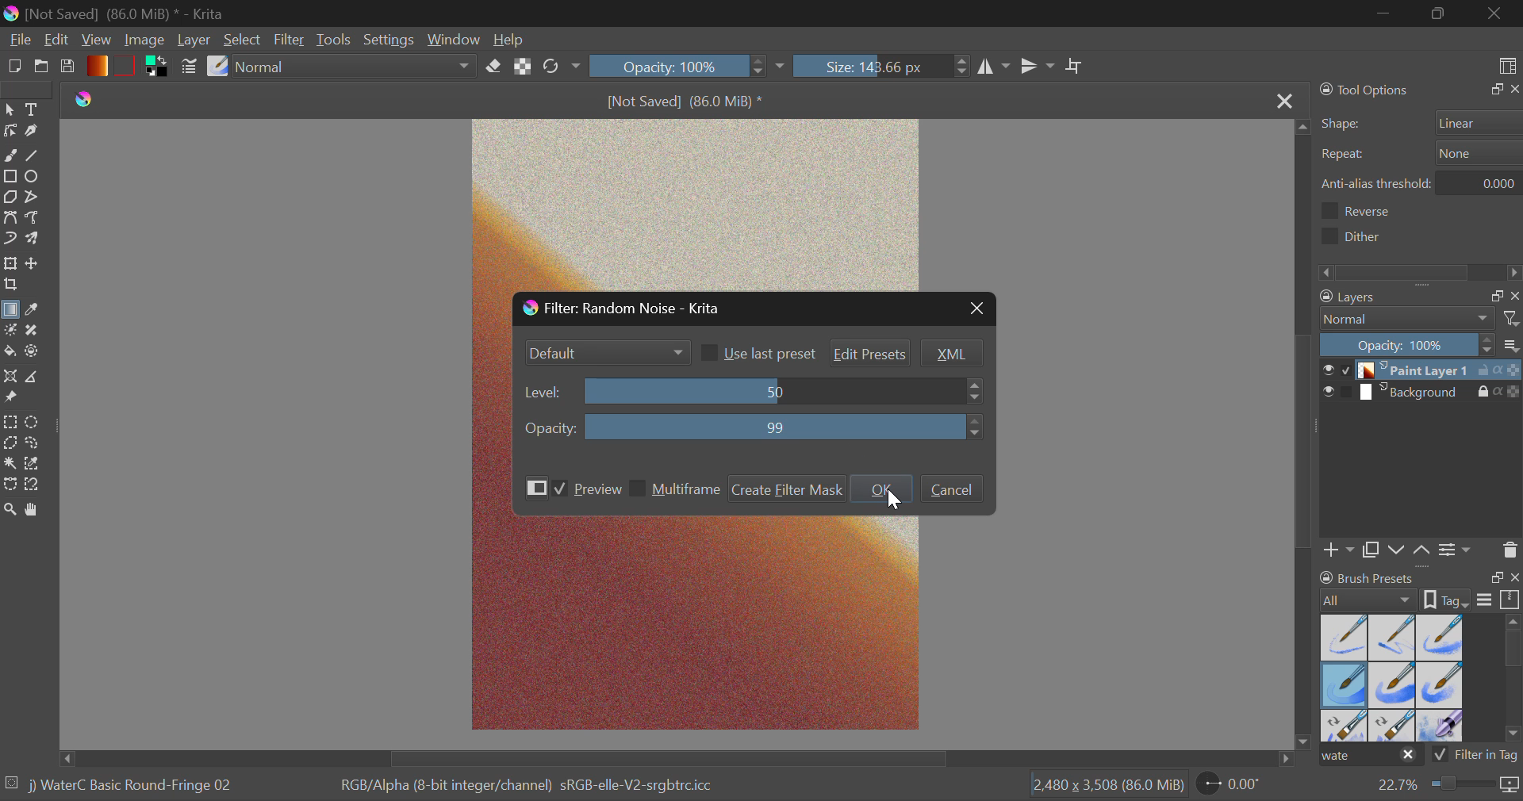  Describe the element at coordinates (454, 36) in the screenshot. I see `Window` at that location.